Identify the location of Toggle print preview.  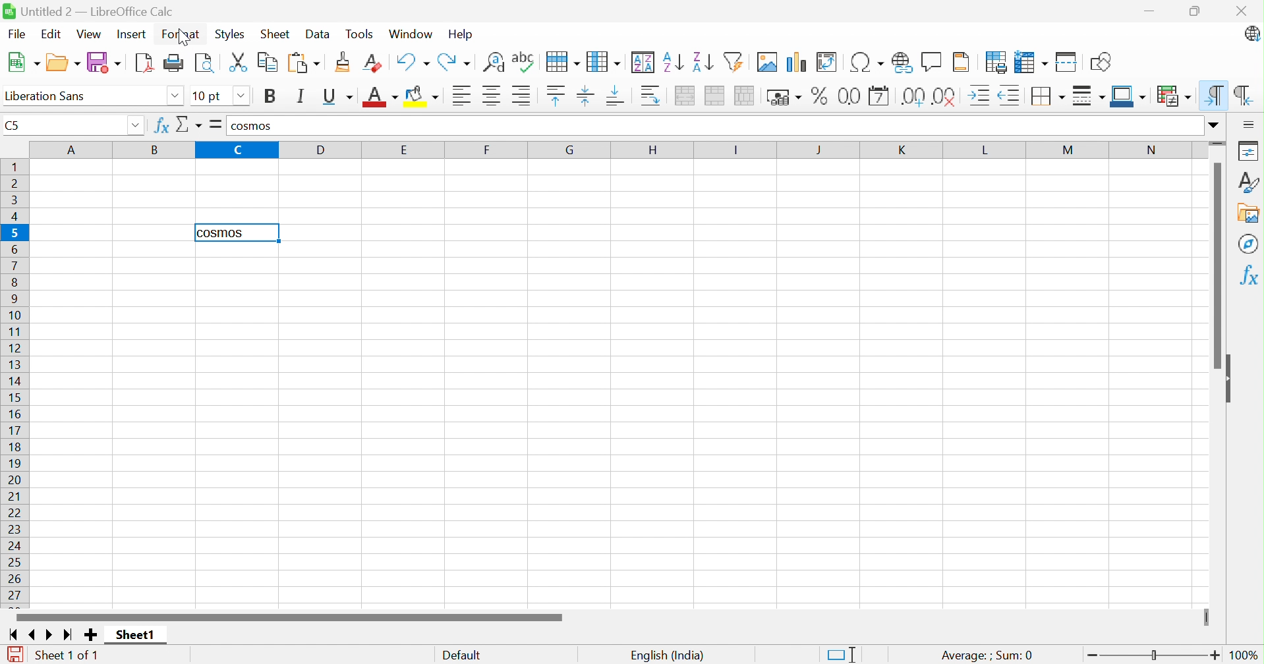
(206, 63).